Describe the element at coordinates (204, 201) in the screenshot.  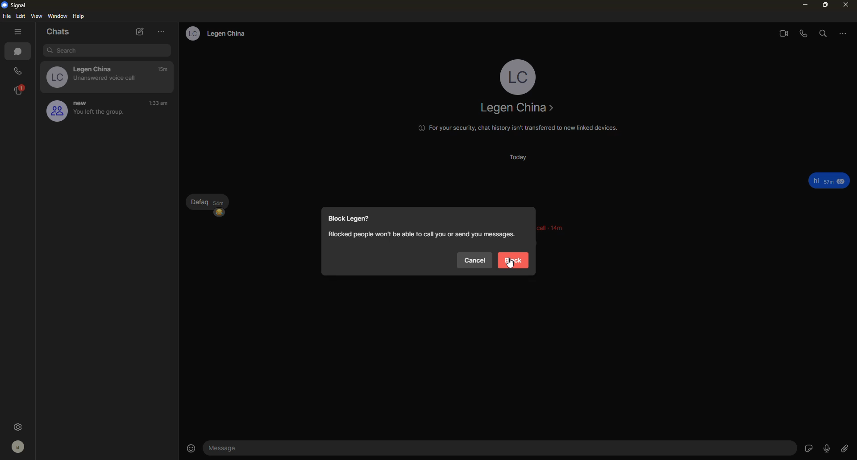
I see `Dafaq sam` at that location.